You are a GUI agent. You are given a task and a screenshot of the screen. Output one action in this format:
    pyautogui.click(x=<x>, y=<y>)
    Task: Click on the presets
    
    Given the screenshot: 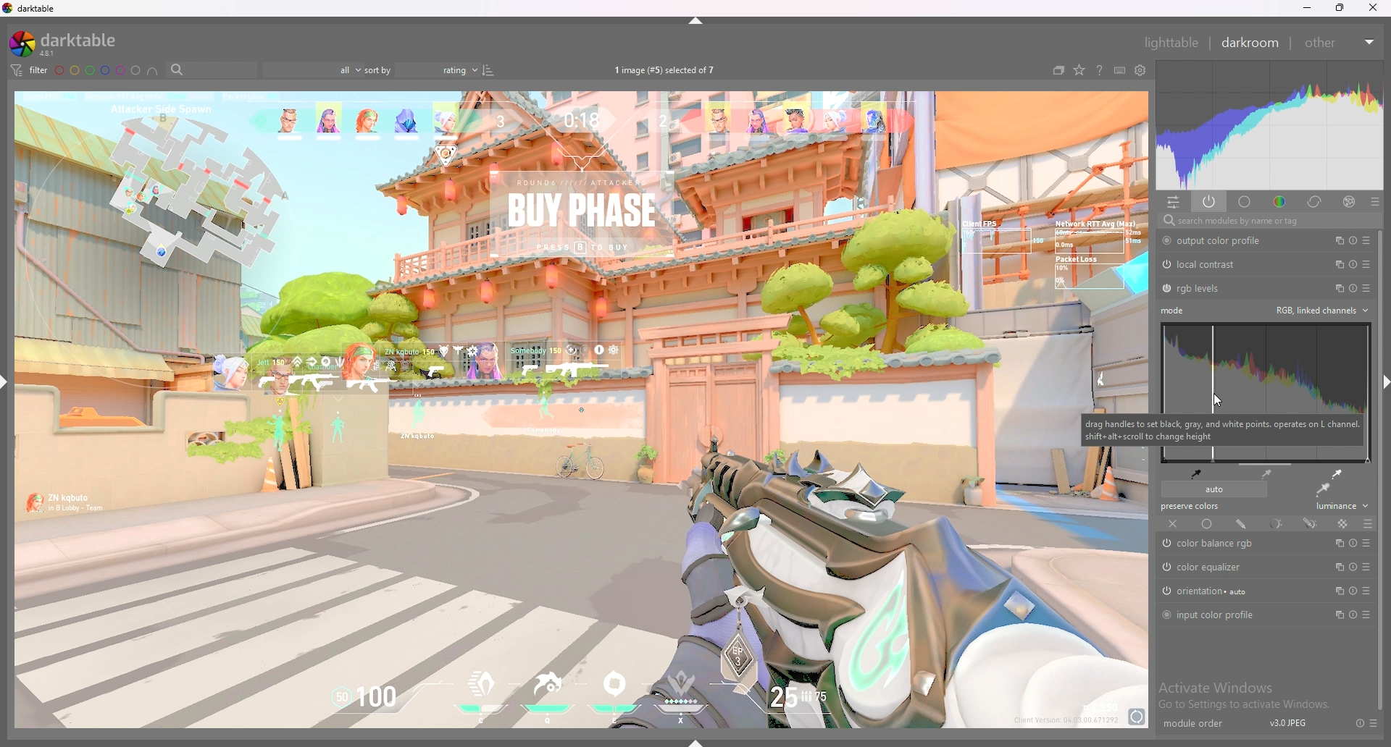 What is the action you would take?
    pyautogui.click(x=1367, y=263)
    